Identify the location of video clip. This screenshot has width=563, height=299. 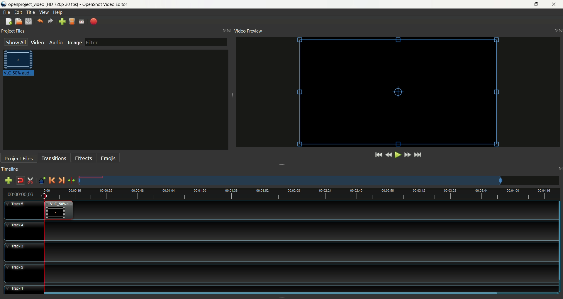
(20, 64).